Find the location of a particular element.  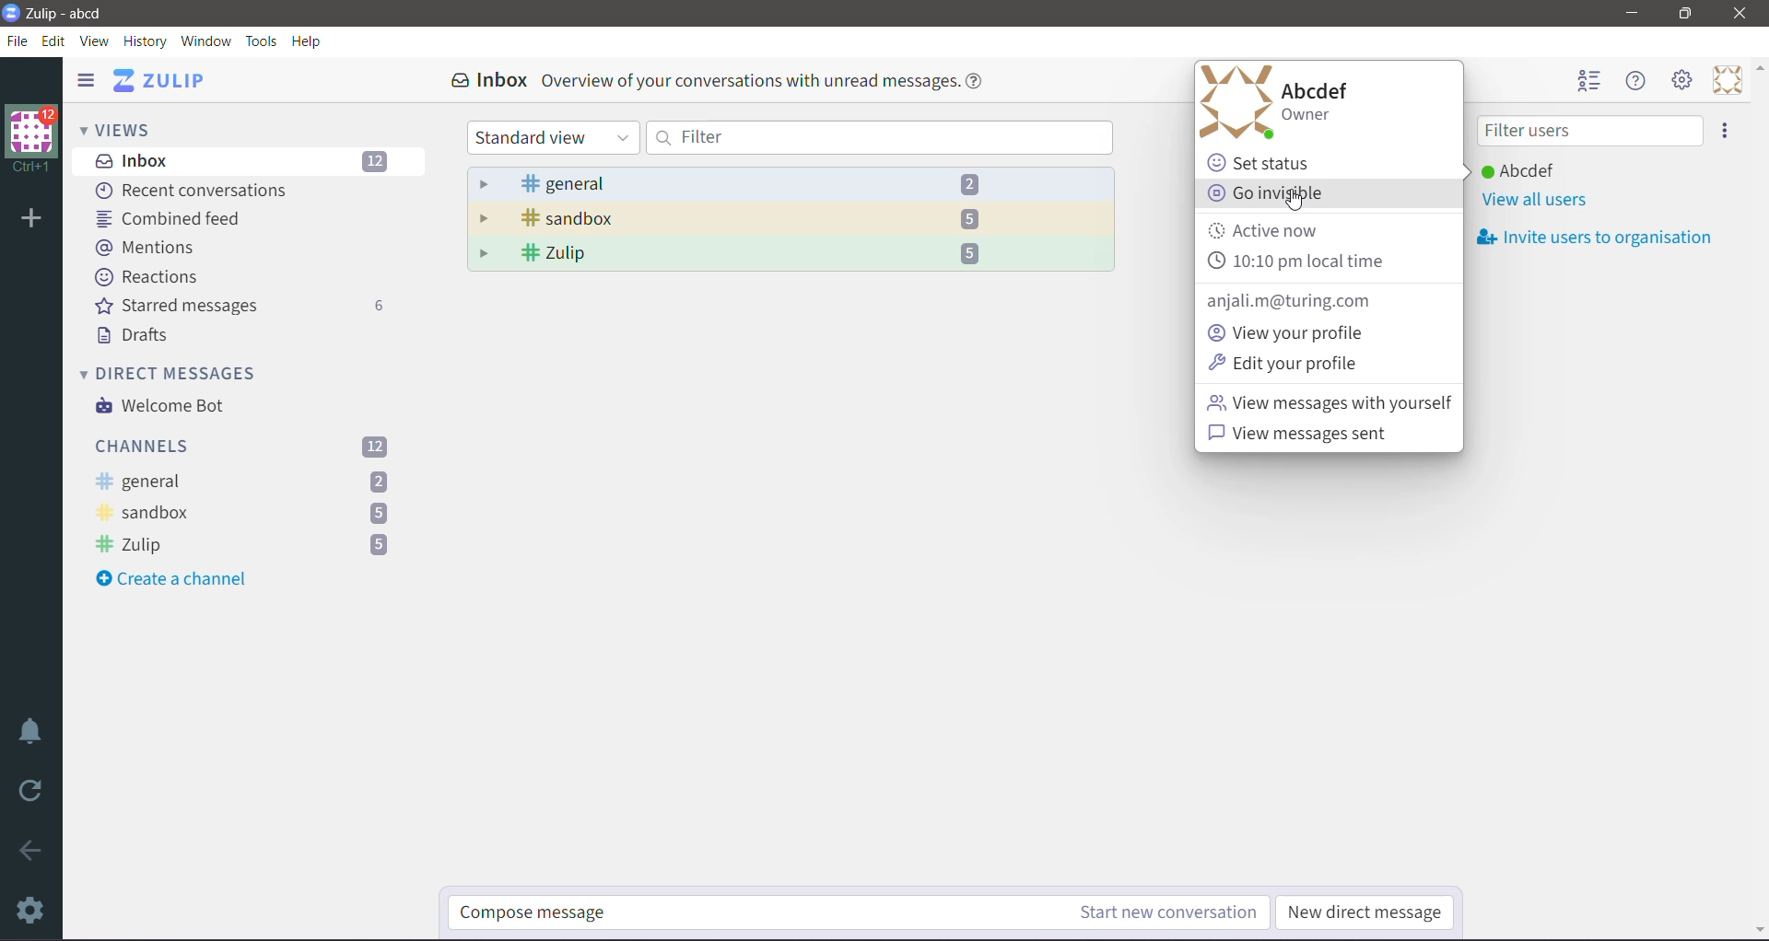

Recent Conversations is located at coordinates (201, 190).